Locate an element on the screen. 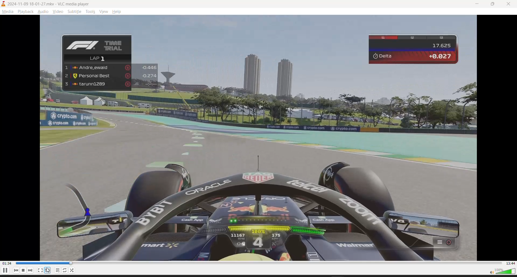 The height and width of the screenshot is (277, 517). total track time is located at coordinates (509, 263).